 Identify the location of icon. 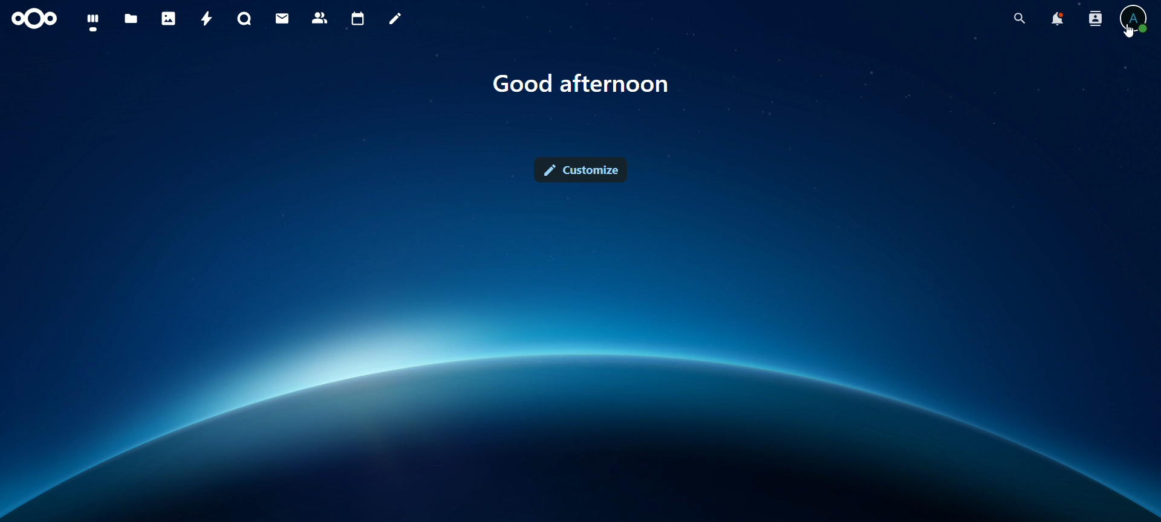
(34, 19).